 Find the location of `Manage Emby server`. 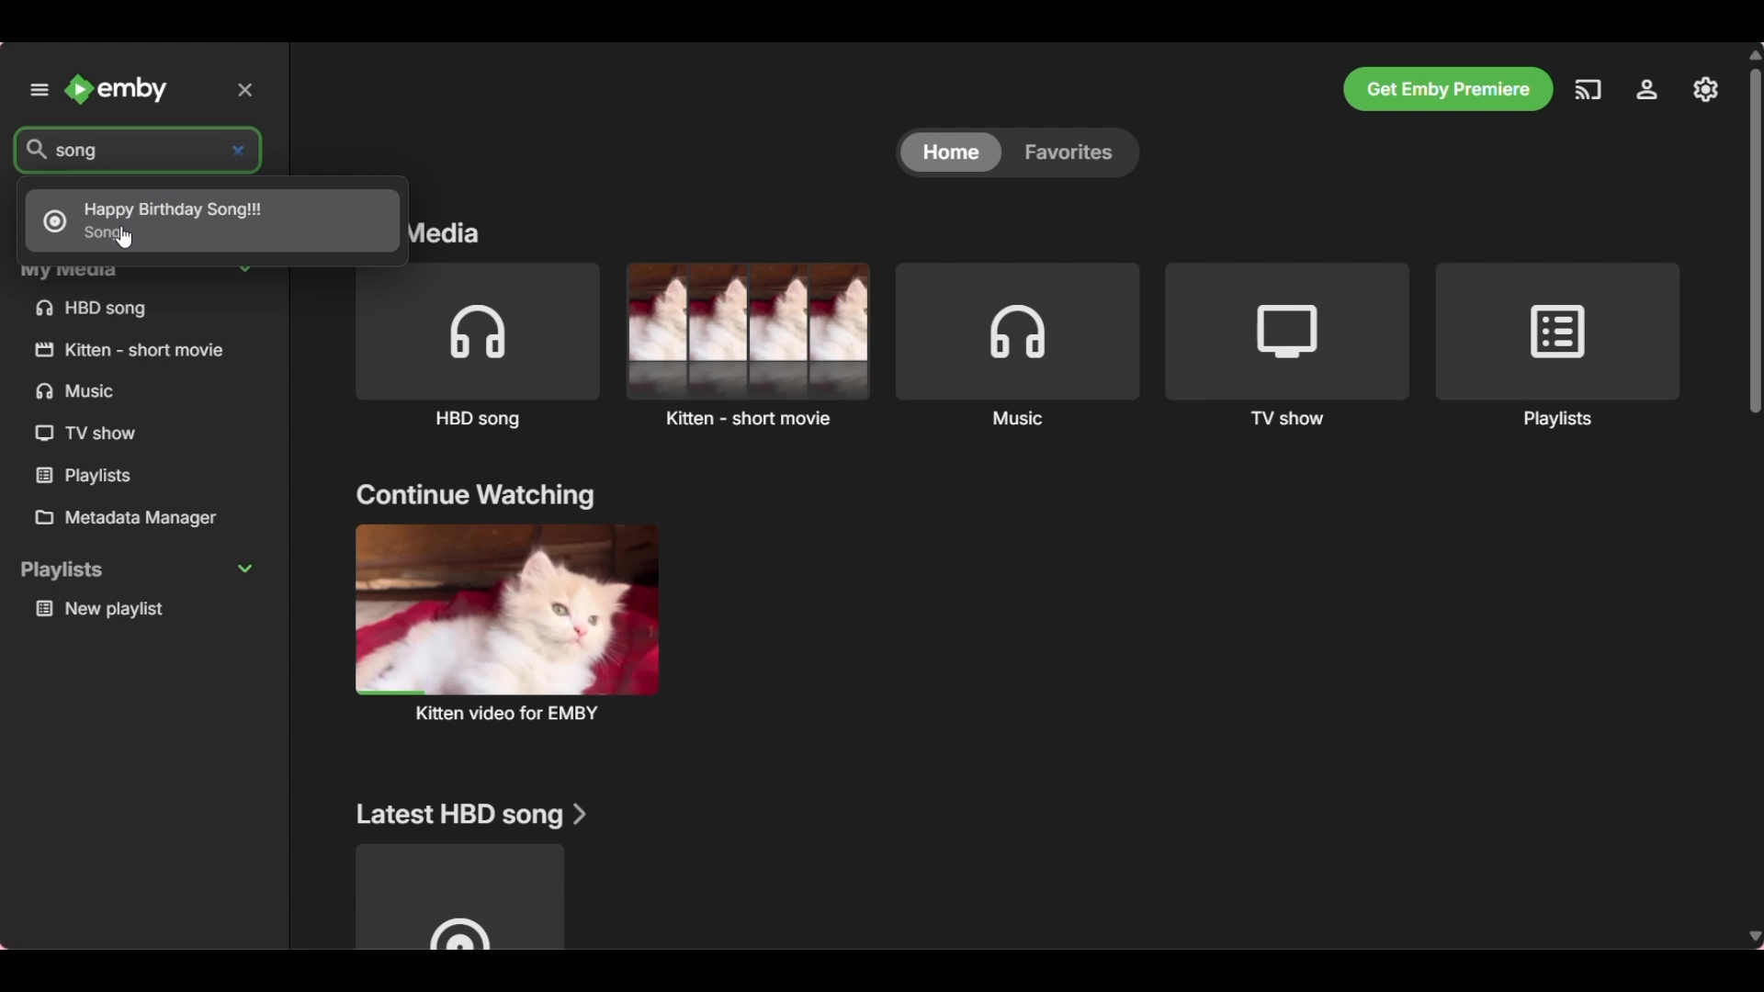

Manage Emby server is located at coordinates (1647, 95).